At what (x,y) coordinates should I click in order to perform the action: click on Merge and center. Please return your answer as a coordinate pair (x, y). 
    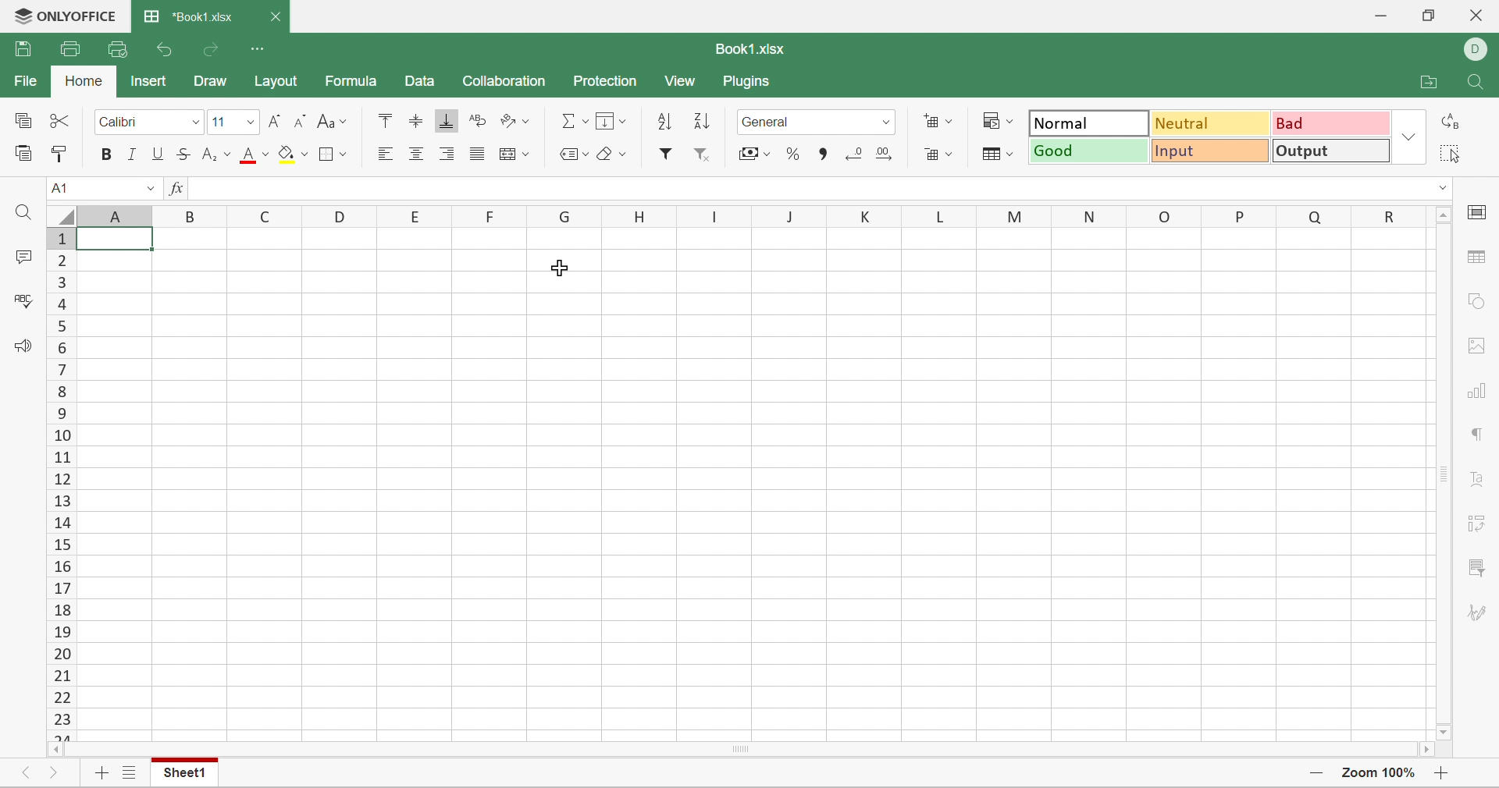
    Looking at the image, I should click on (516, 154).